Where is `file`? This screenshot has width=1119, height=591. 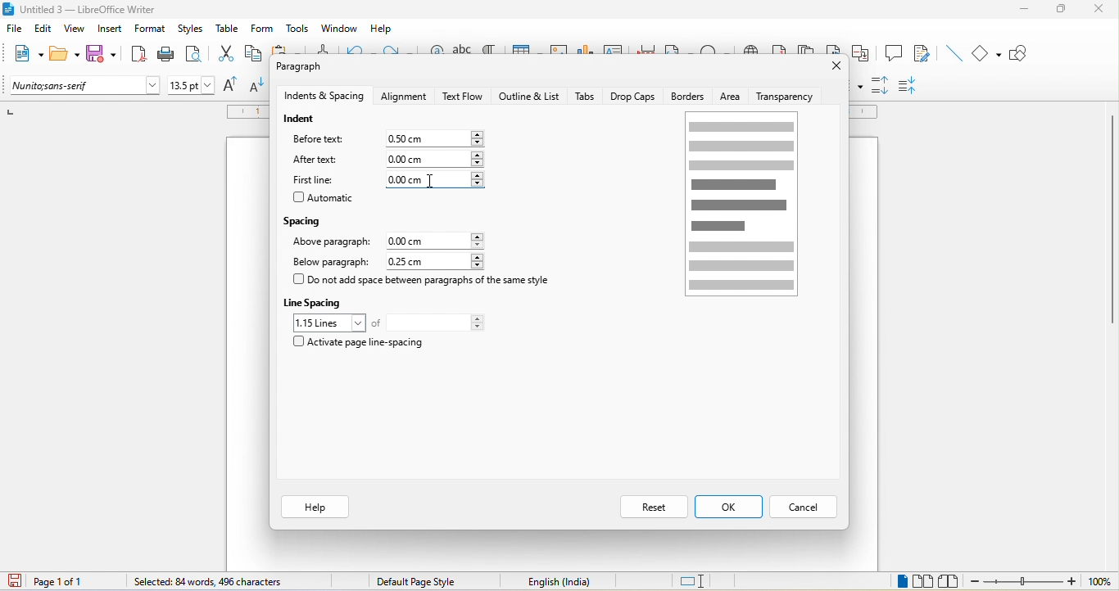 file is located at coordinates (17, 29).